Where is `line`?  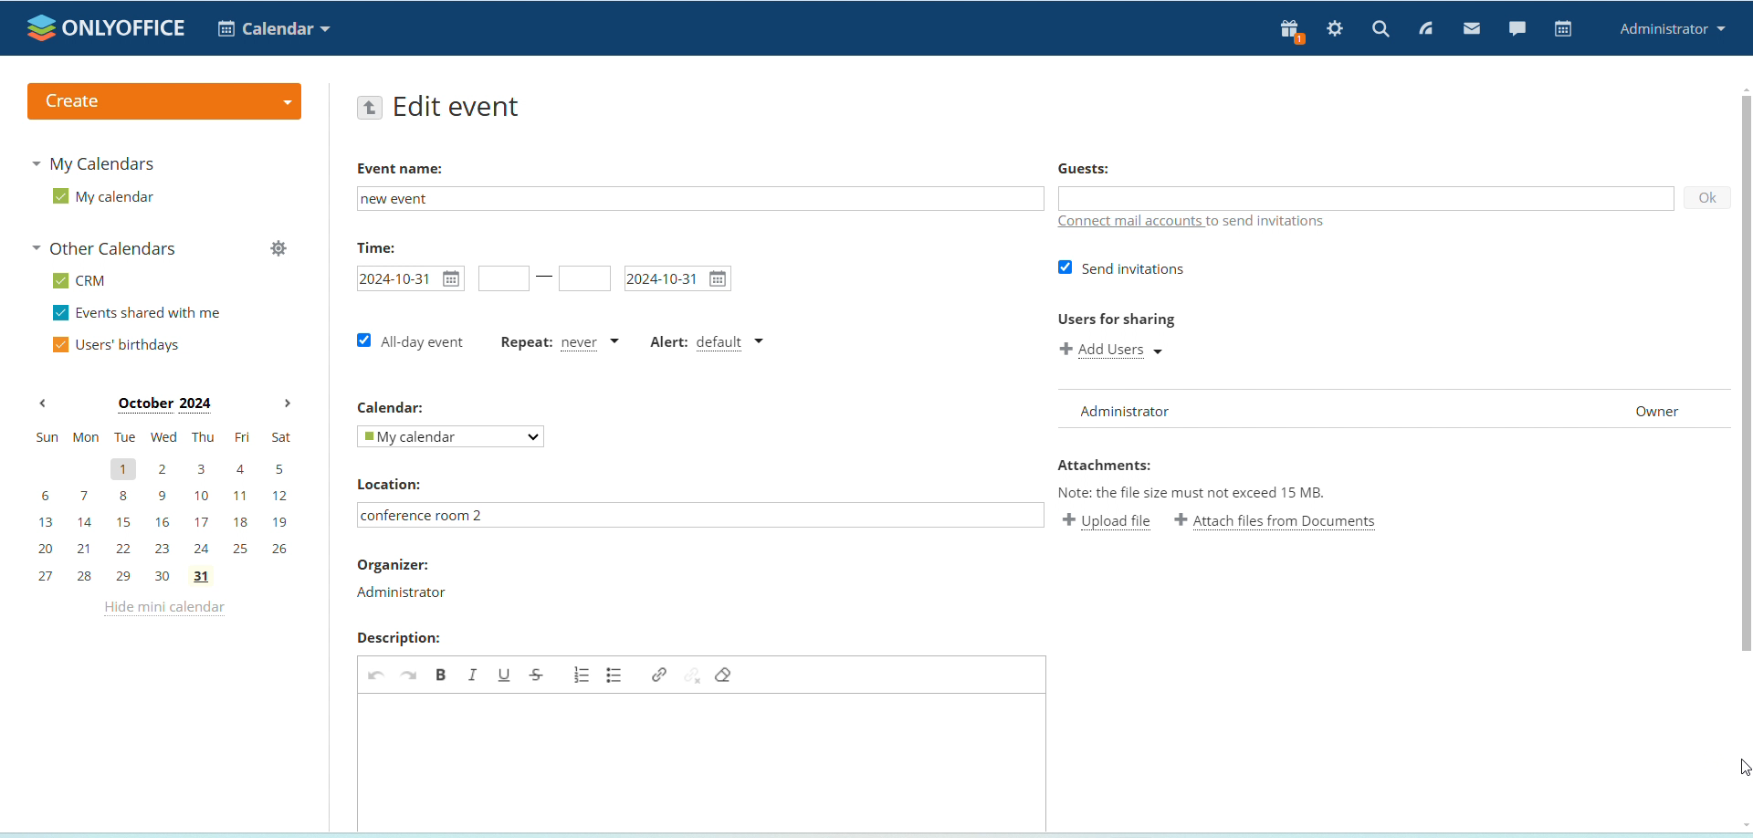
line is located at coordinates (543, 277).